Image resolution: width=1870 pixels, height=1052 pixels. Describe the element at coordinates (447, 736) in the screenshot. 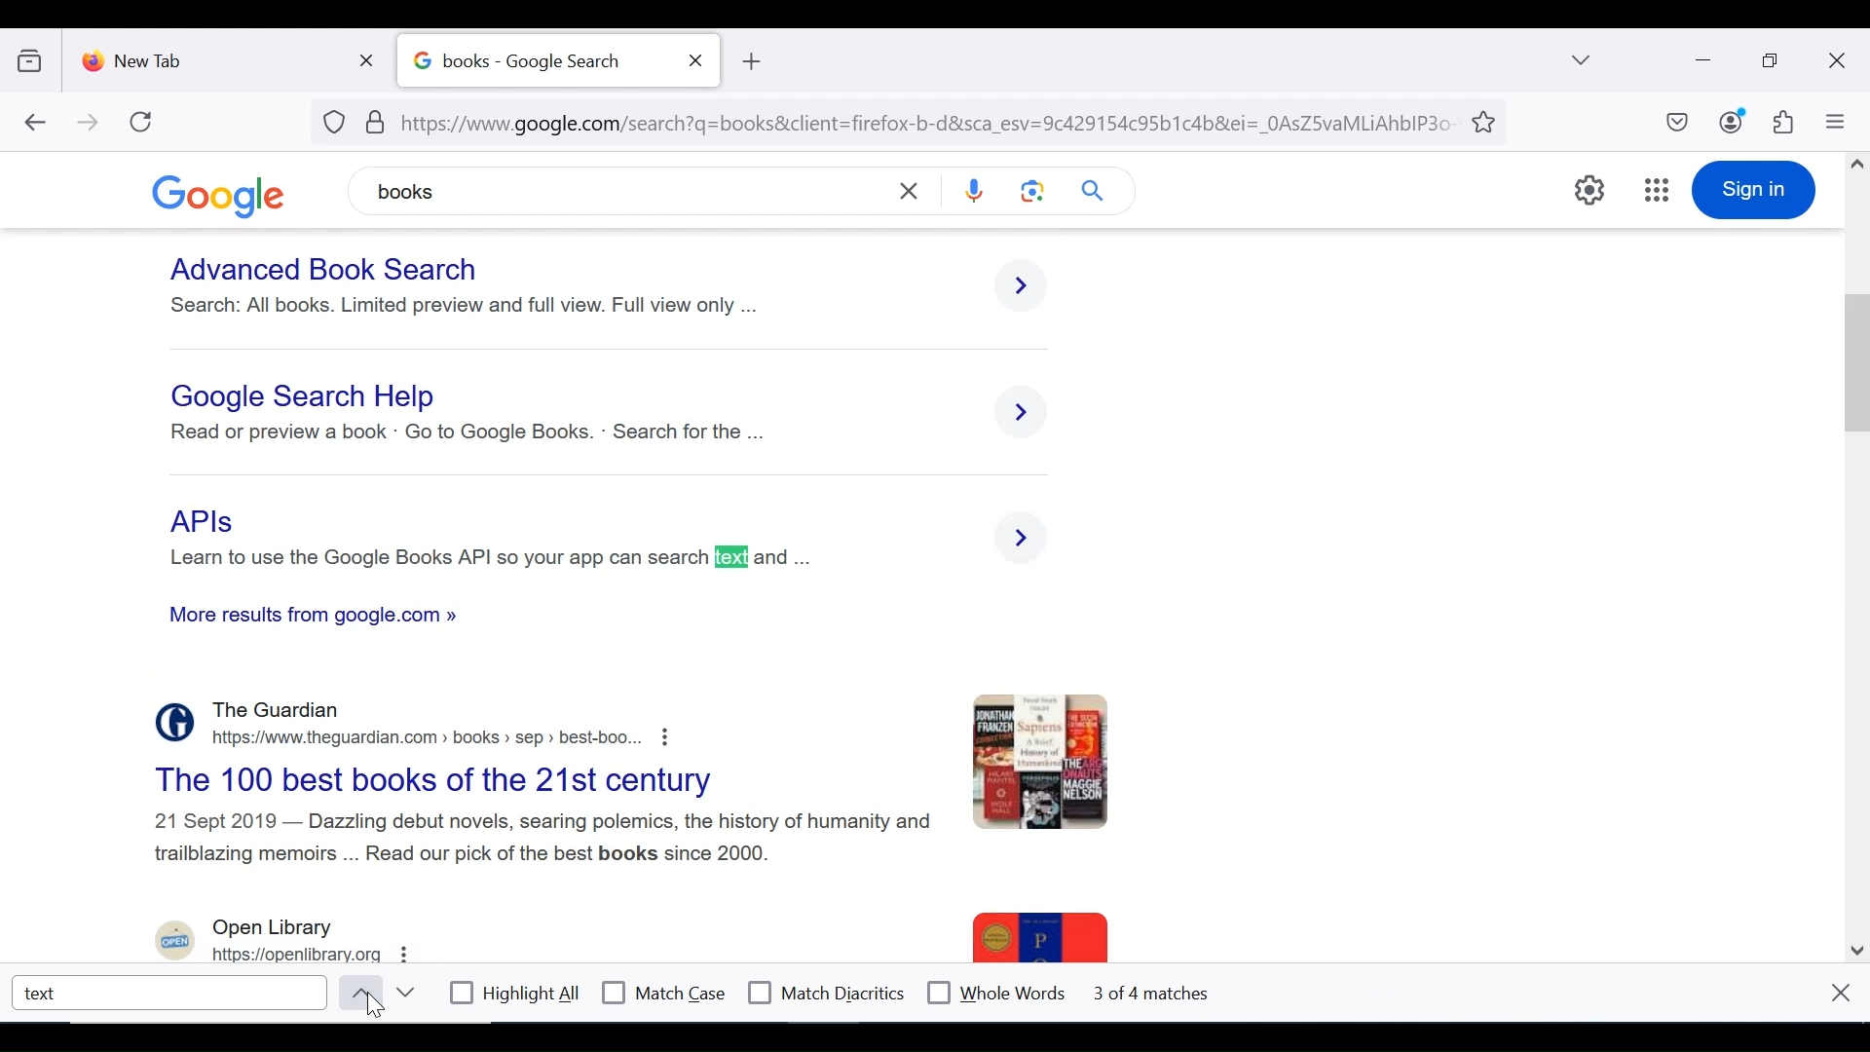

I see `https://www.guardian.com>books>sep>best-books` at that location.